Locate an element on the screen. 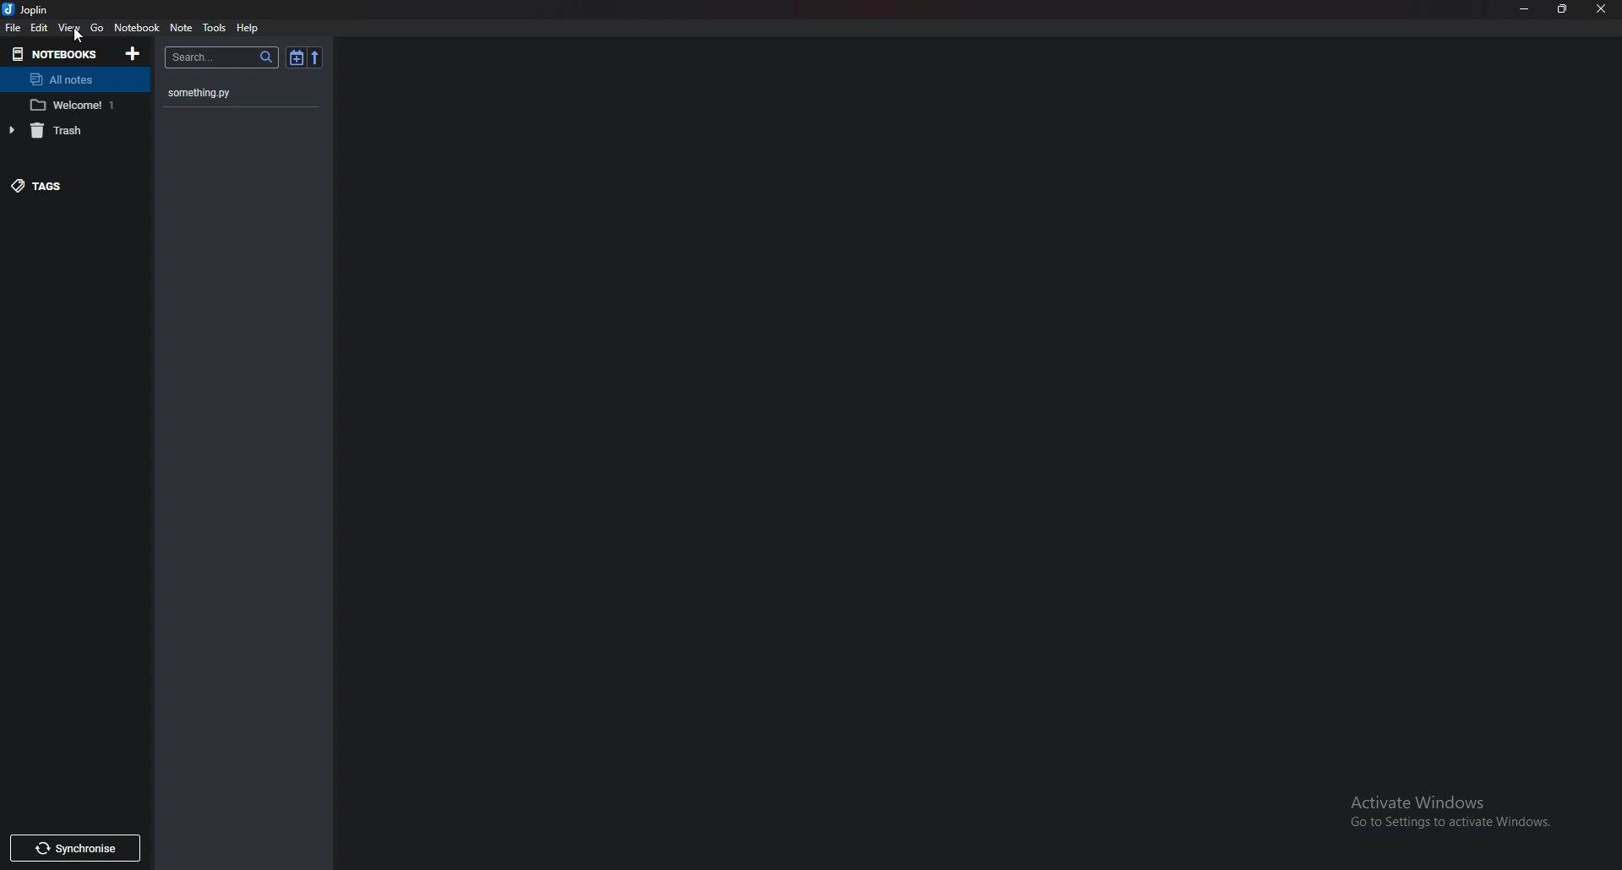 This screenshot has height=870, width=1622. close is located at coordinates (1602, 10).